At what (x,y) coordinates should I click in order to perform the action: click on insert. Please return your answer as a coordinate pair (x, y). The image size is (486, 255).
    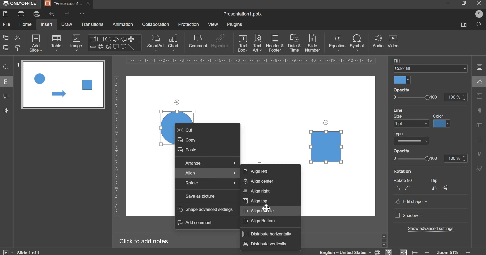
    Looking at the image, I should click on (47, 24).